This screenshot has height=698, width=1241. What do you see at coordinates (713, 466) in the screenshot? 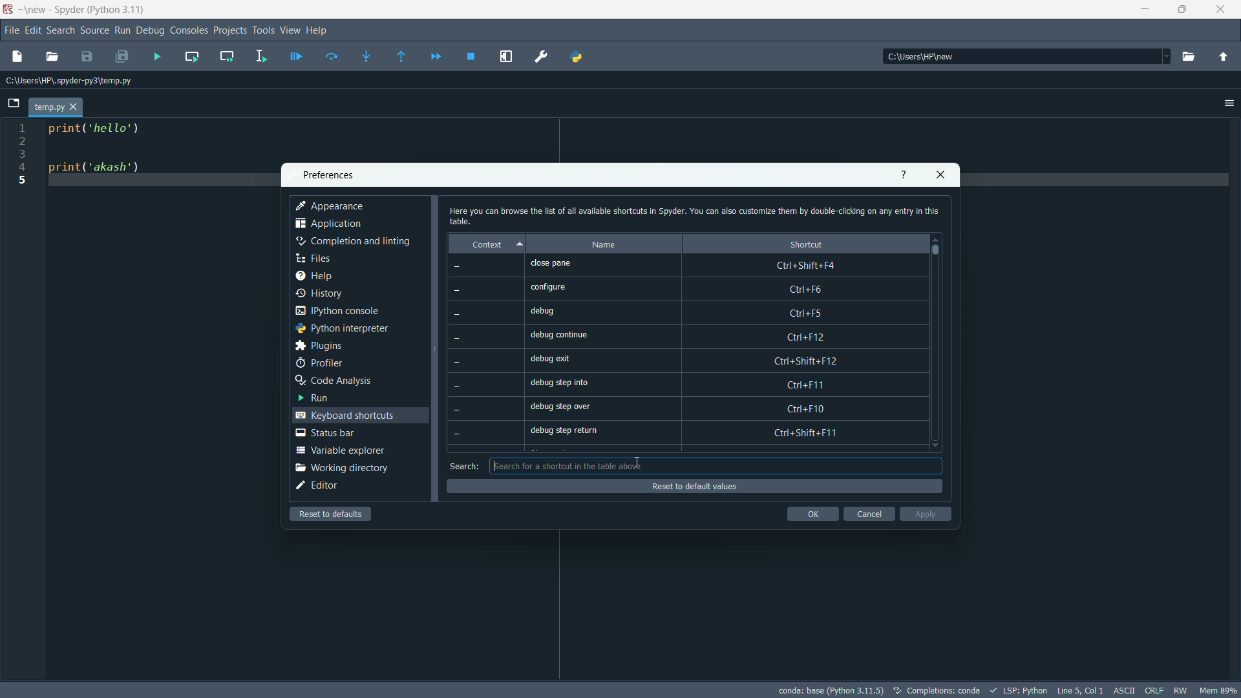
I see `search bar` at bounding box center [713, 466].